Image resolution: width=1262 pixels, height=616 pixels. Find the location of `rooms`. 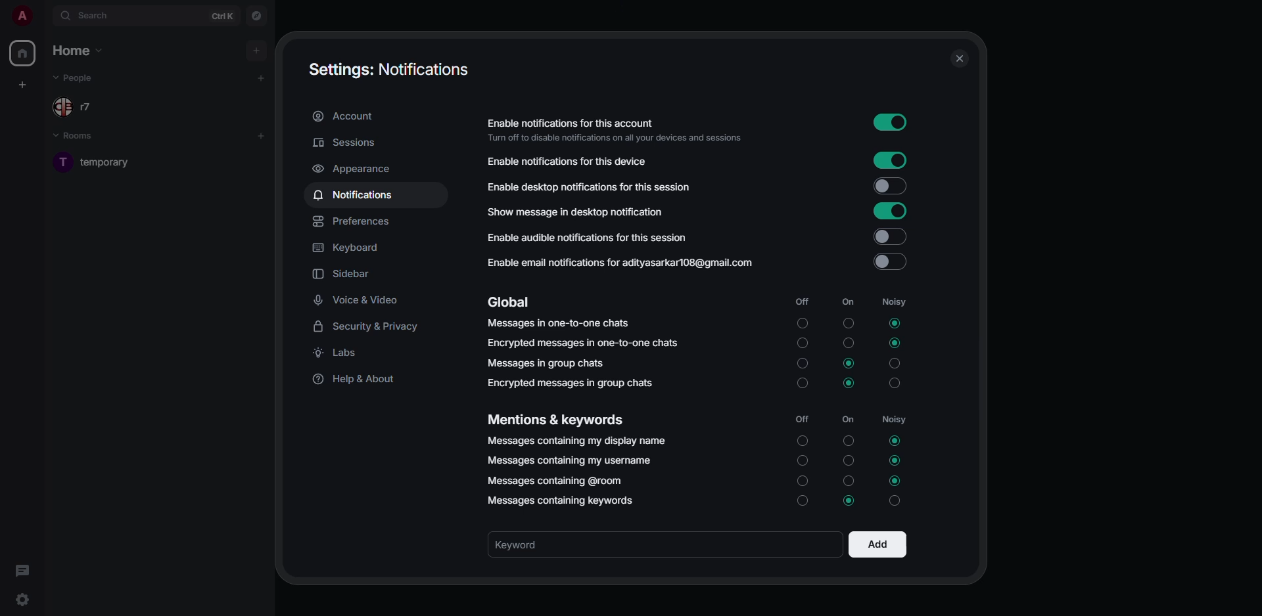

rooms is located at coordinates (82, 137).